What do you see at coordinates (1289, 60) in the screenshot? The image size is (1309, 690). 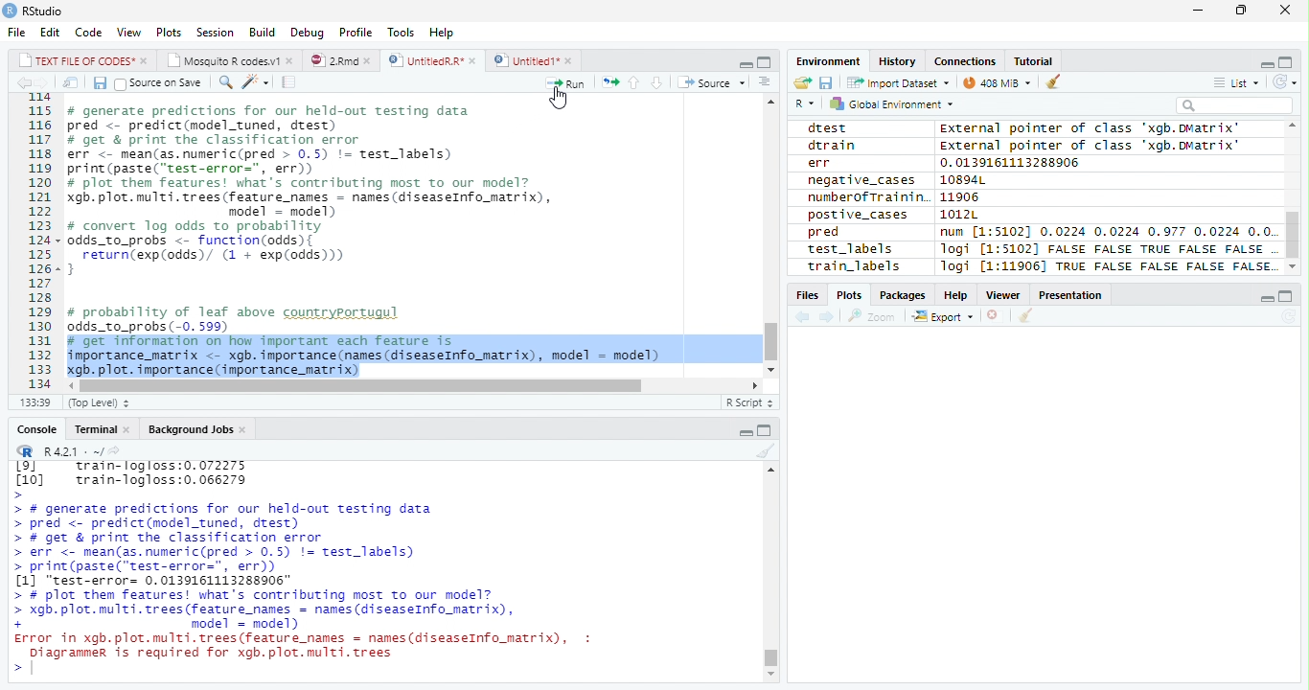 I see `Maximize` at bounding box center [1289, 60].